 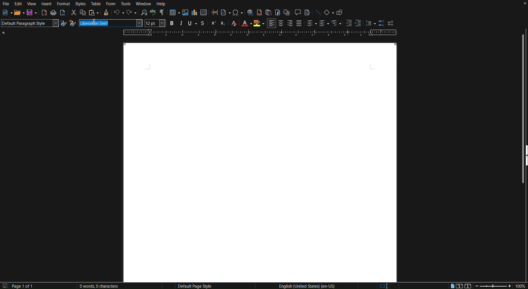 What do you see at coordinates (111, 23) in the screenshot?
I see `Font name - Liberation Serif` at bounding box center [111, 23].